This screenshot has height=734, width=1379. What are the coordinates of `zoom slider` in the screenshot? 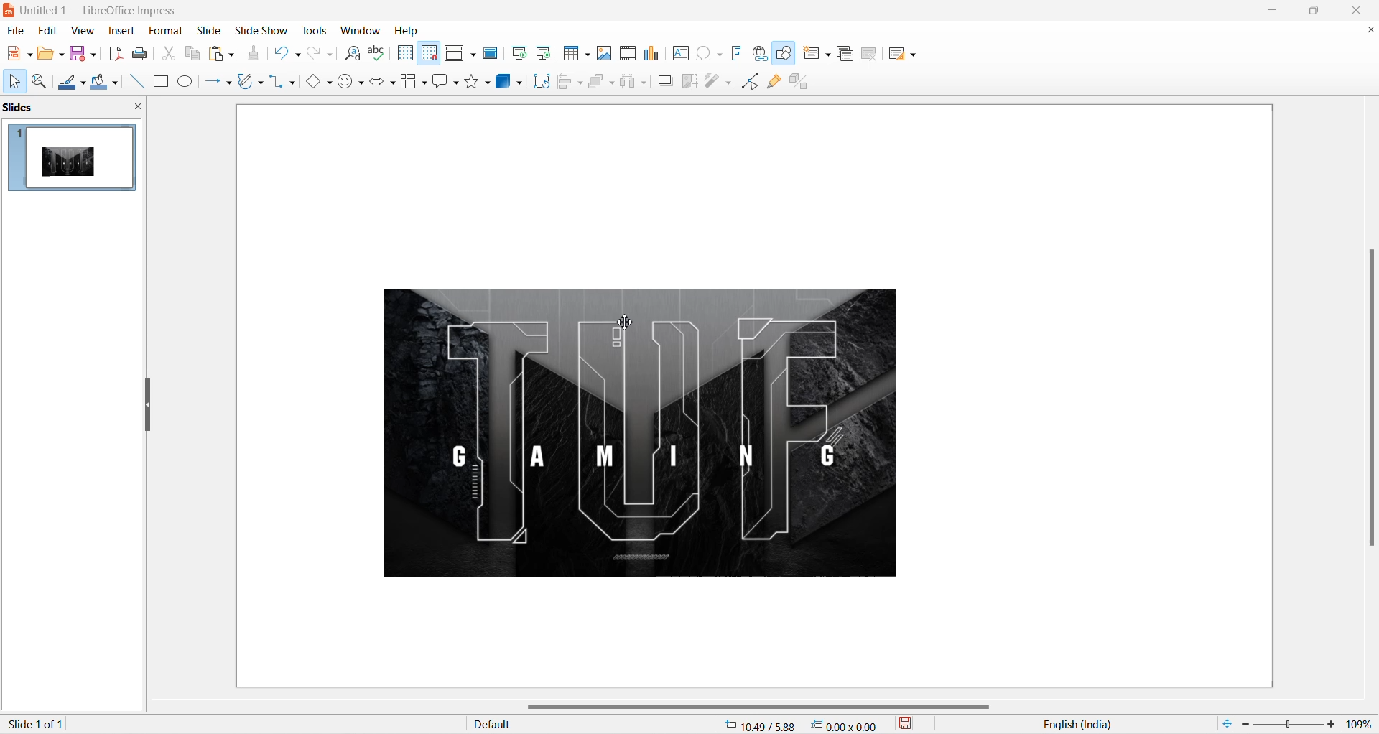 It's located at (1287, 725).